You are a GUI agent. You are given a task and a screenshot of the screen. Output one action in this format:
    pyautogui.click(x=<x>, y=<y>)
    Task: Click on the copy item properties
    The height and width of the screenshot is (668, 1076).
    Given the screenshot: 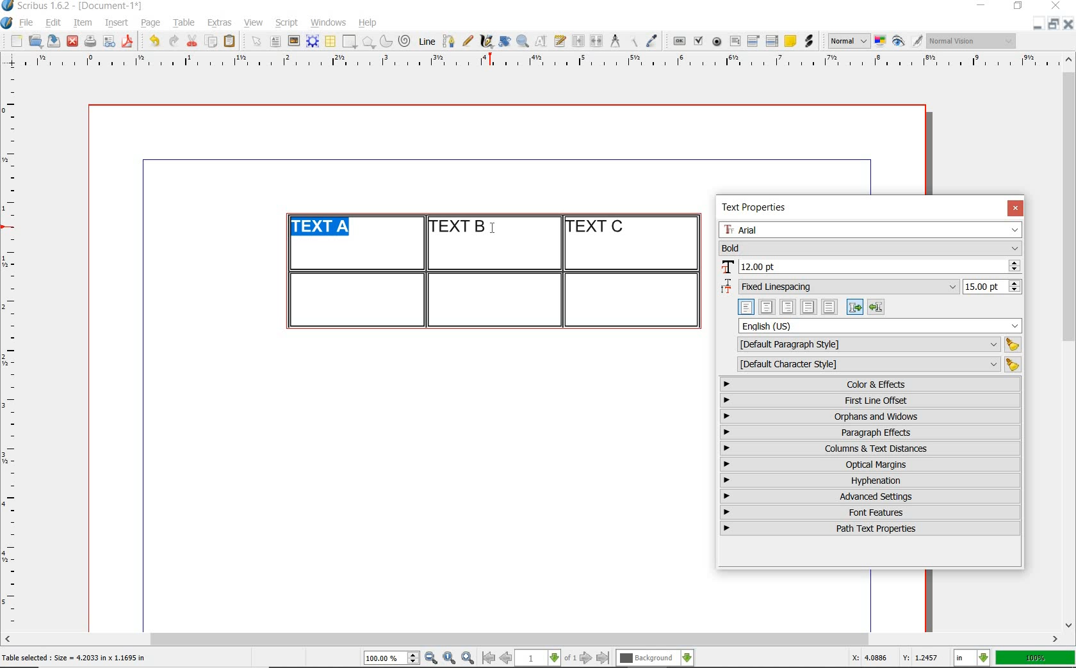 What is the action you would take?
    pyautogui.click(x=633, y=41)
    